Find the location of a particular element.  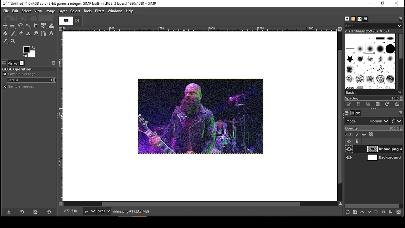

hhhae.png#1 (23.7 mb) is located at coordinates (131, 211).